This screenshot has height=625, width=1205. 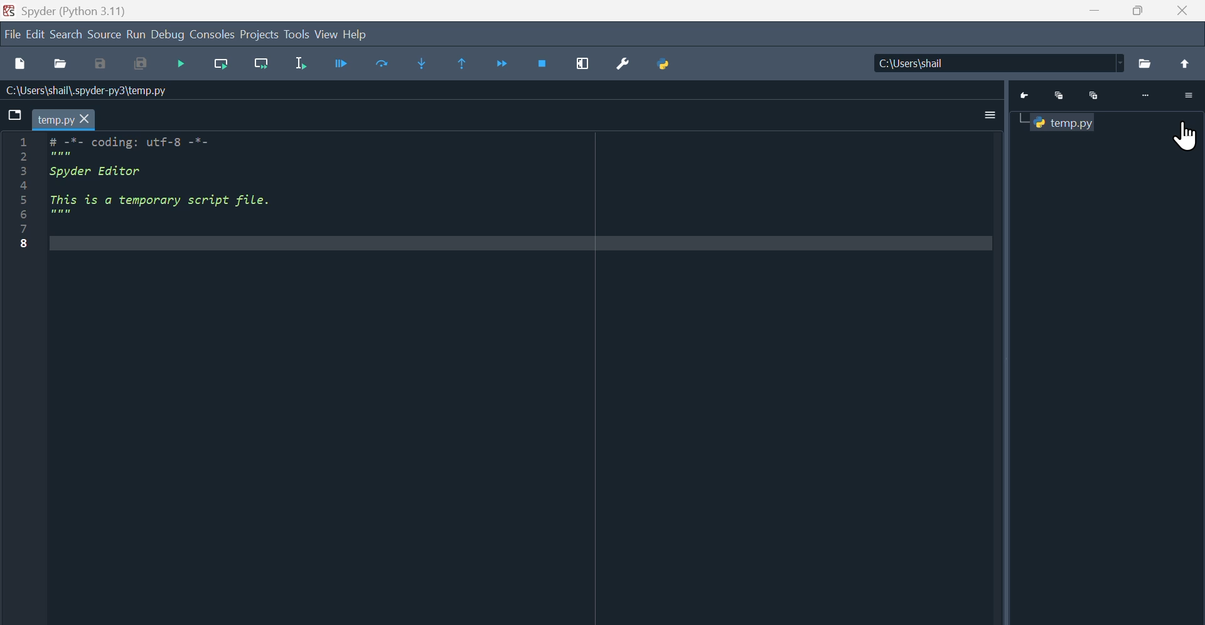 What do you see at coordinates (623, 65) in the screenshot?
I see `Preferences` at bounding box center [623, 65].